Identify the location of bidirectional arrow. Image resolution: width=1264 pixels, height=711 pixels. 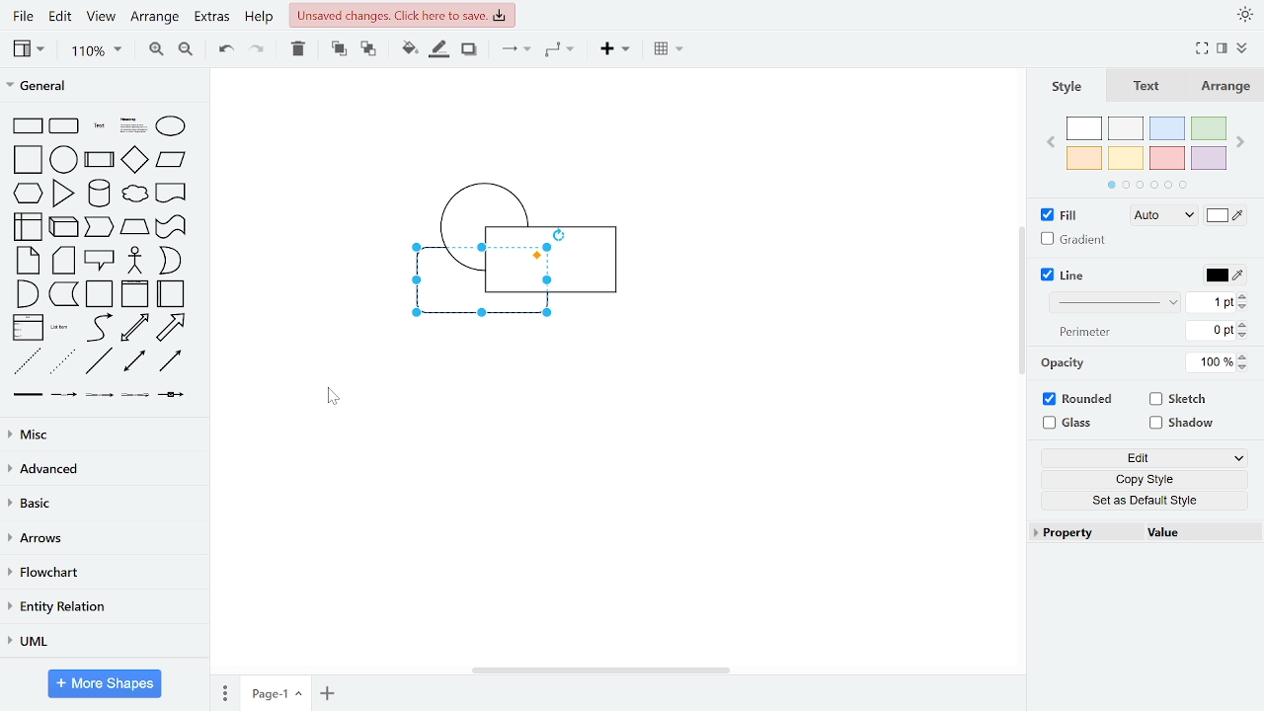
(135, 329).